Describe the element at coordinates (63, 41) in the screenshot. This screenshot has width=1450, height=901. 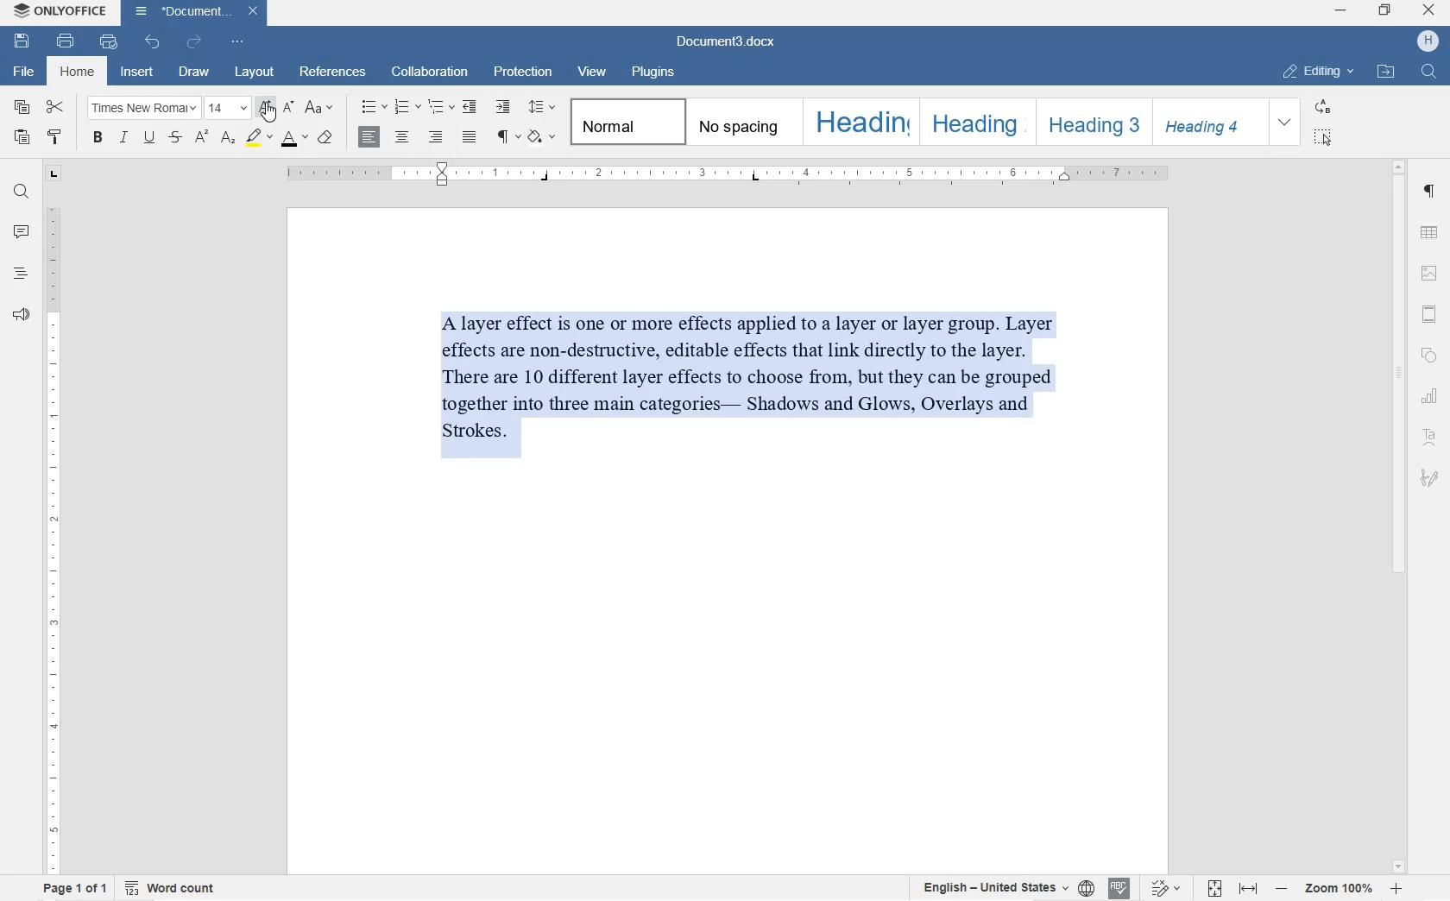
I see `print` at that location.